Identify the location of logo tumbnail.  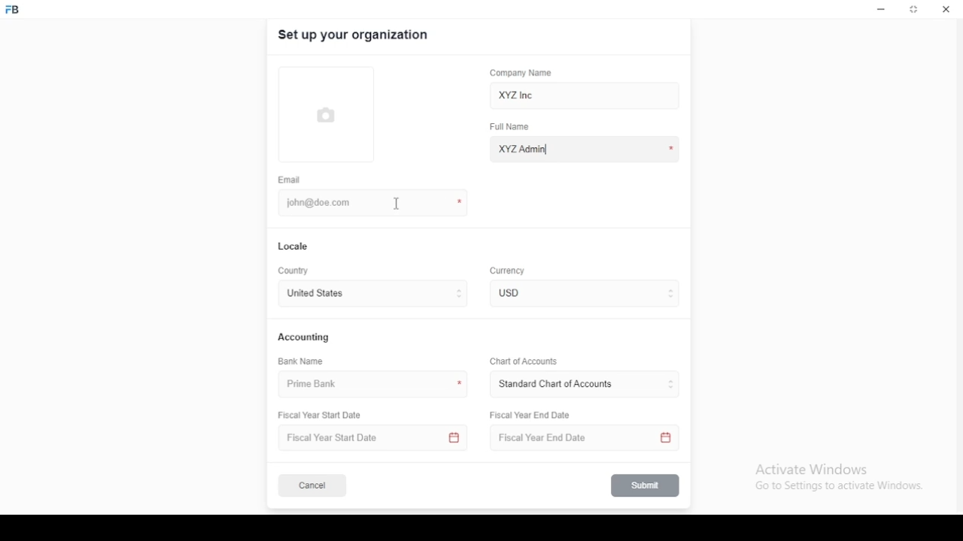
(327, 115).